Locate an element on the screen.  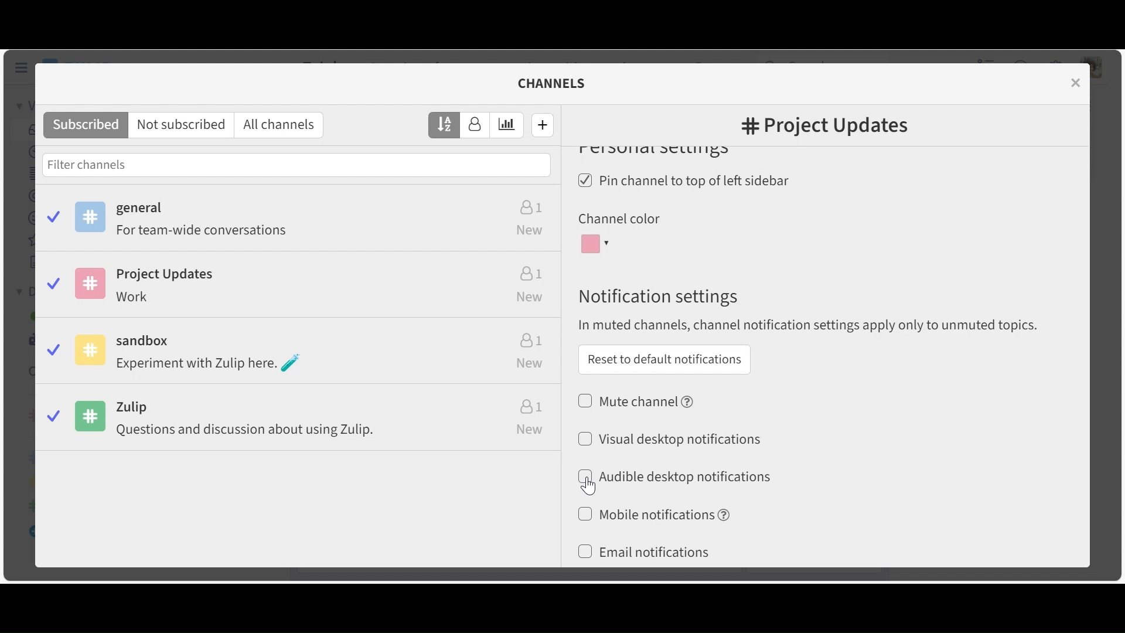
Create new channel is located at coordinates (543, 124).